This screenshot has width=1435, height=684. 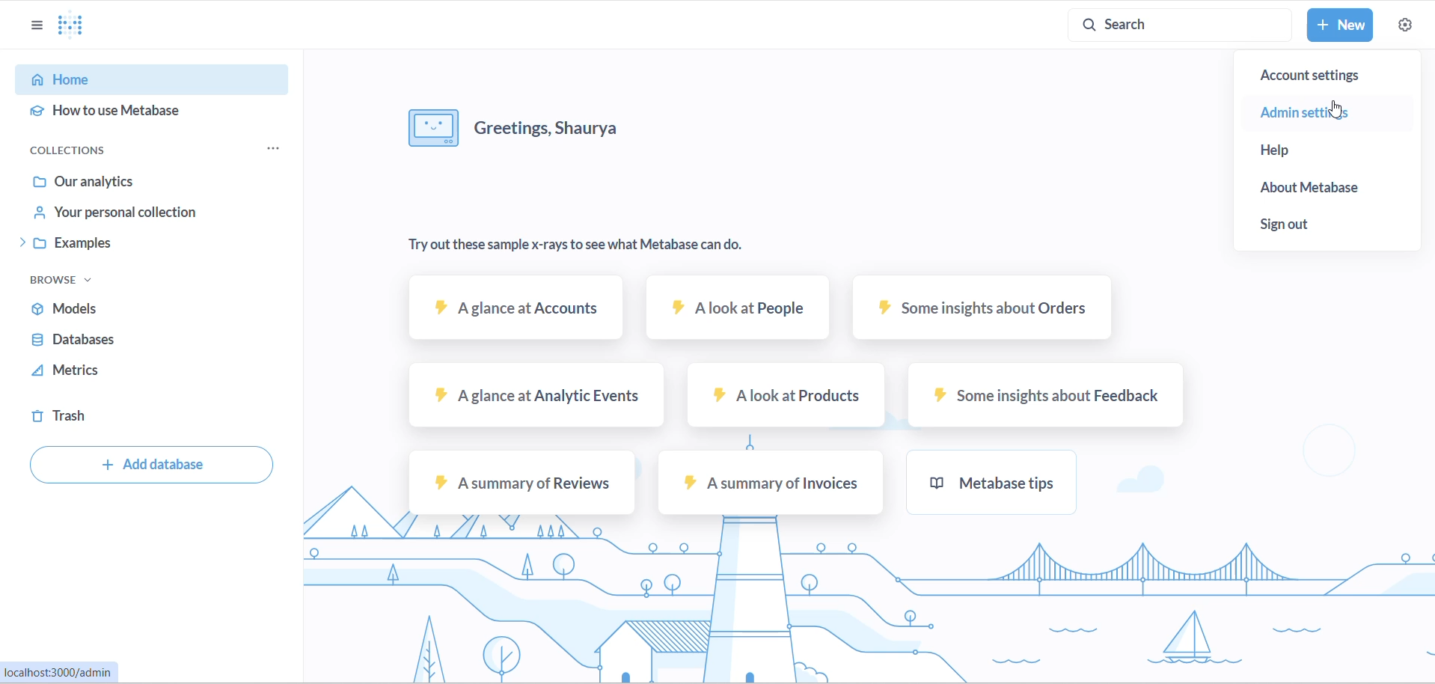 What do you see at coordinates (1041, 395) in the screenshot?
I see `some insights about feedback sample` at bounding box center [1041, 395].